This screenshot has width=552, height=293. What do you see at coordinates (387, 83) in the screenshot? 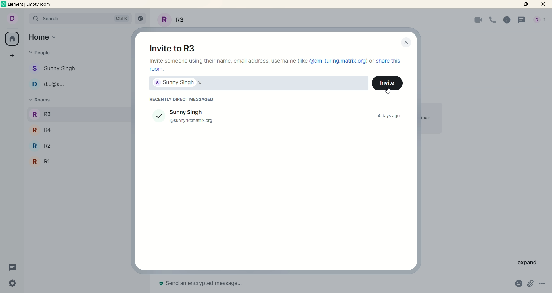
I see `invite` at bounding box center [387, 83].